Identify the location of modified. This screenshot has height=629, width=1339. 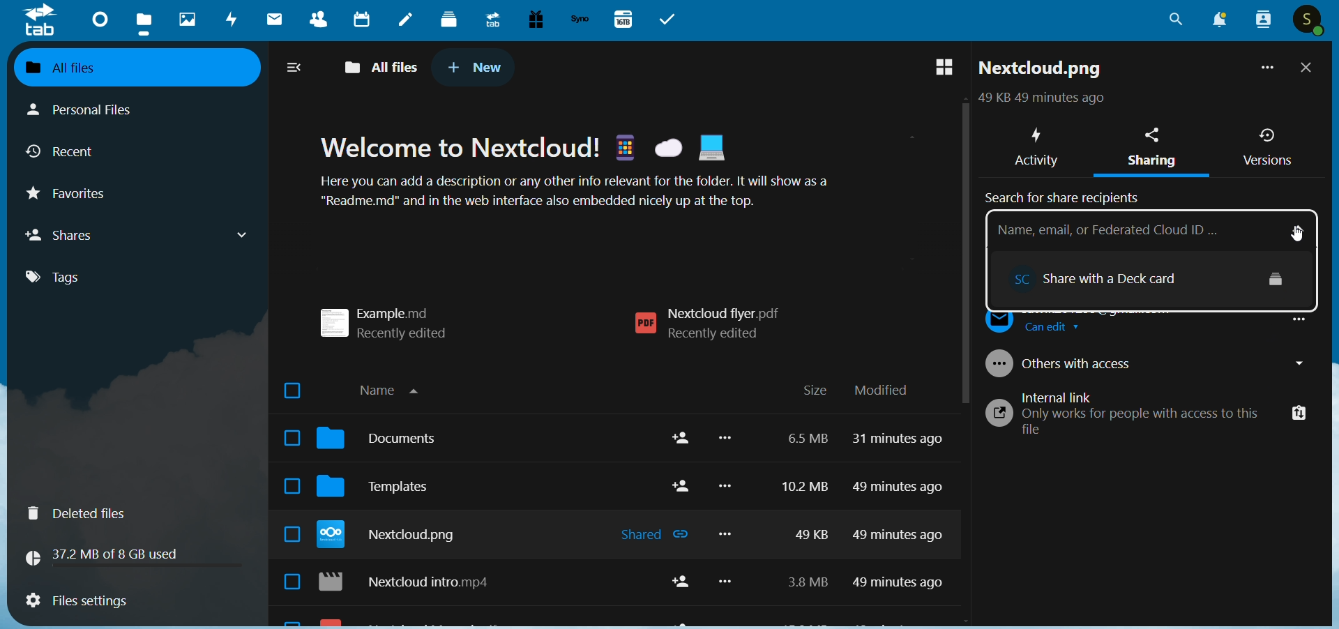
(882, 391).